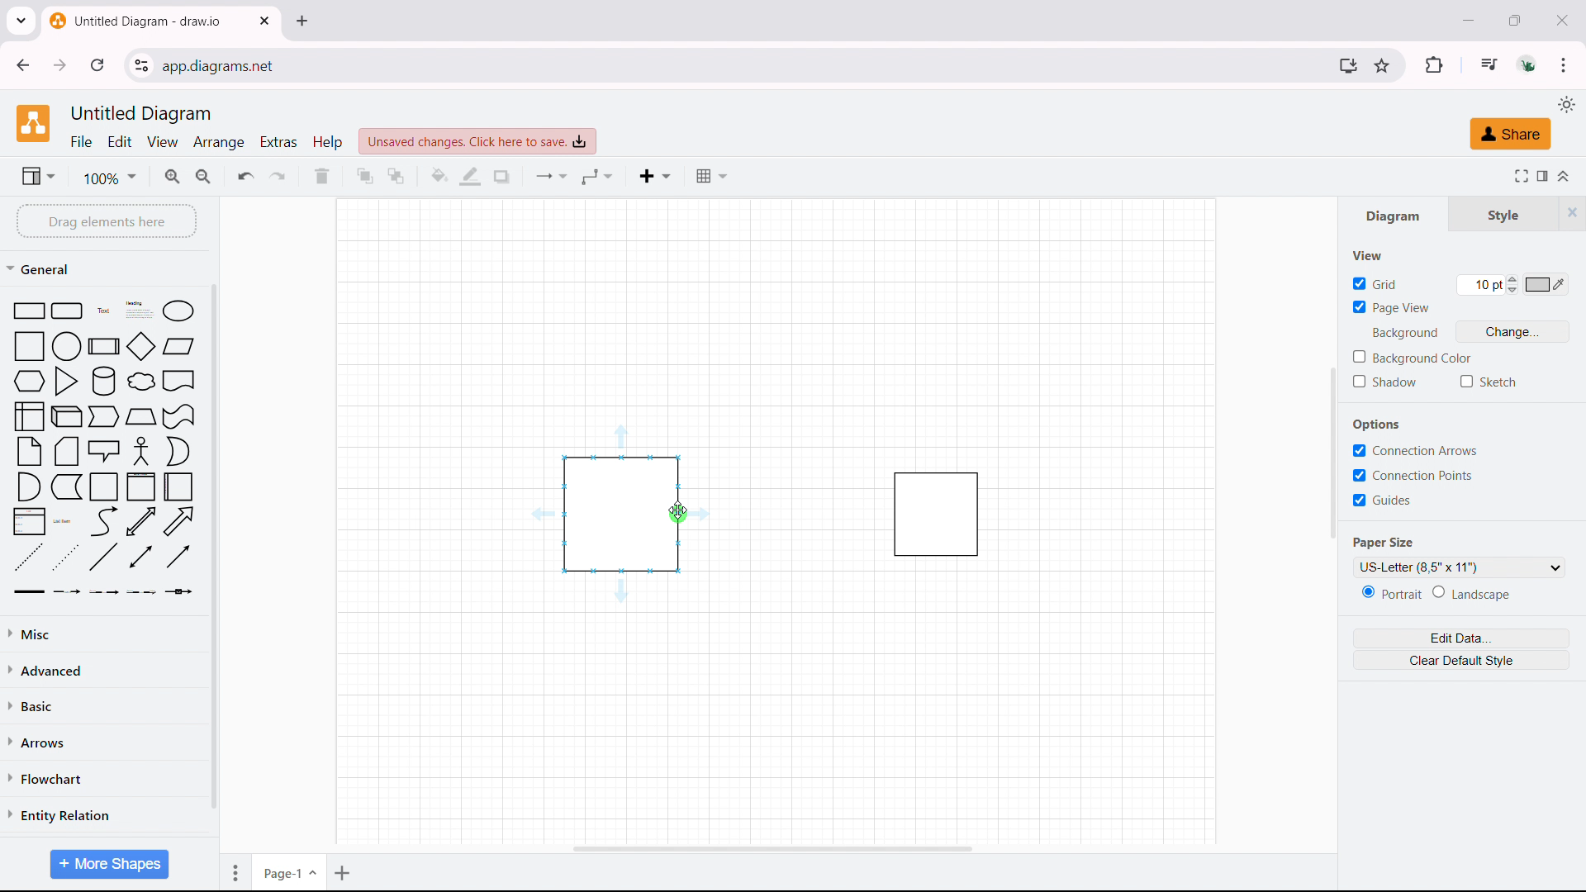 The image size is (1586, 892). Describe the element at coordinates (173, 176) in the screenshot. I see `zoomin` at that location.